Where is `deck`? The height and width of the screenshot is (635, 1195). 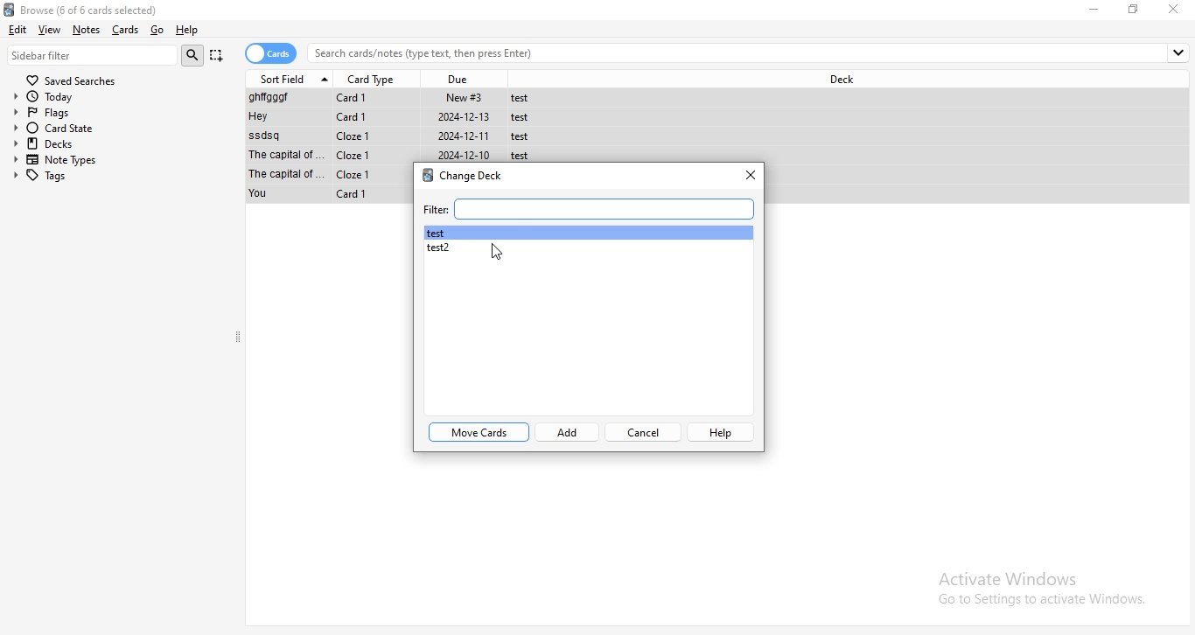
deck is located at coordinates (842, 80).